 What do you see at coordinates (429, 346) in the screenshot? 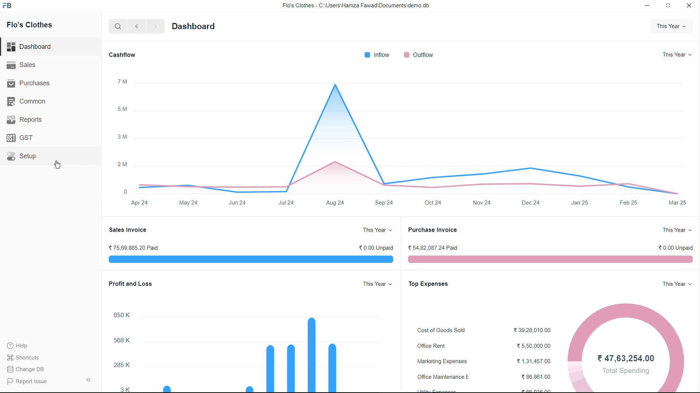
I see `Office Rent` at bounding box center [429, 346].